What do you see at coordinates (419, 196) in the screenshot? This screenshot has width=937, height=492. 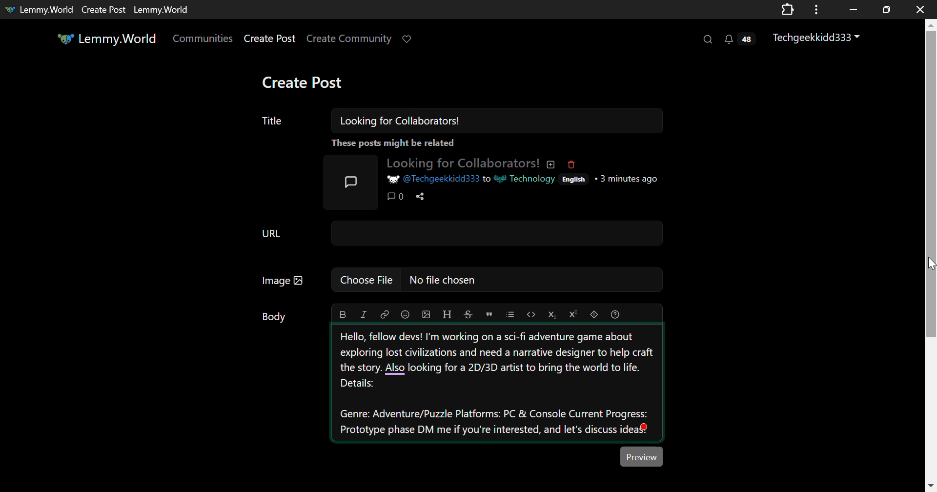 I see `Share` at bounding box center [419, 196].